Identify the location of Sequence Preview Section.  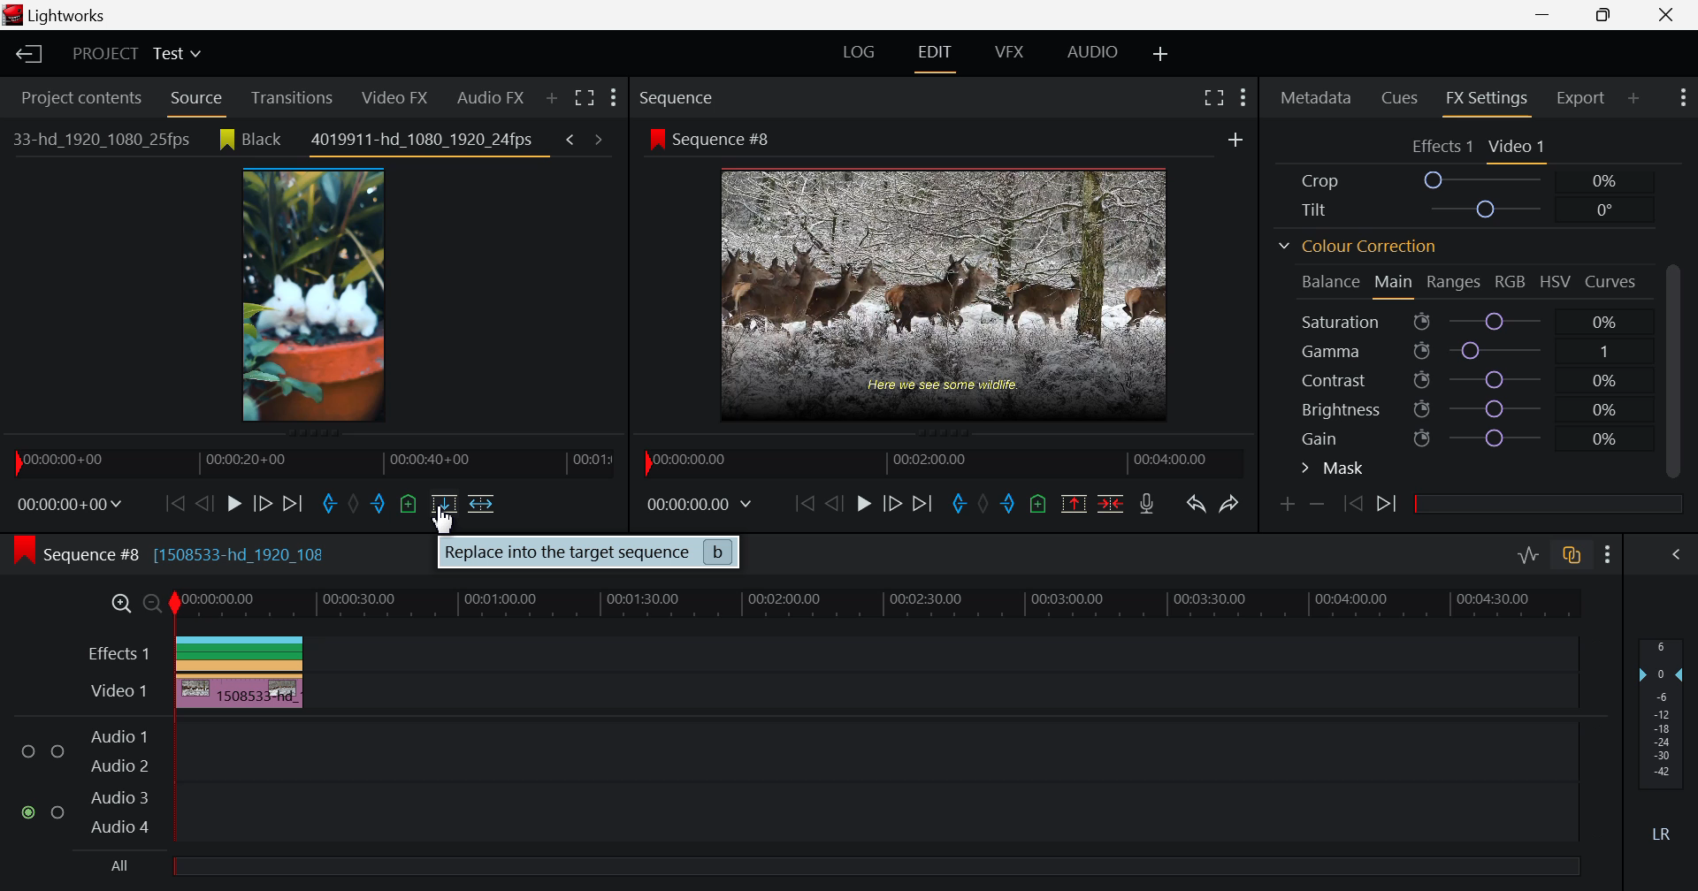
(722, 97).